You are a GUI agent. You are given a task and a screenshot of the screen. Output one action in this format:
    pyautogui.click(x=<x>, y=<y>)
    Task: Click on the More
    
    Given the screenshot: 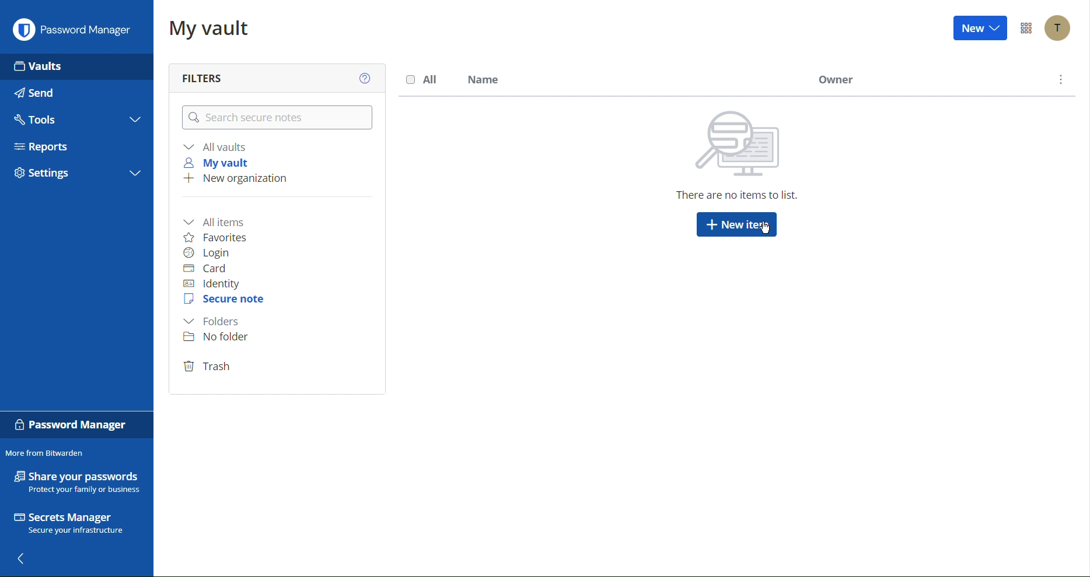 What is the action you would take?
    pyautogui.click(x=1061, y=79)
    